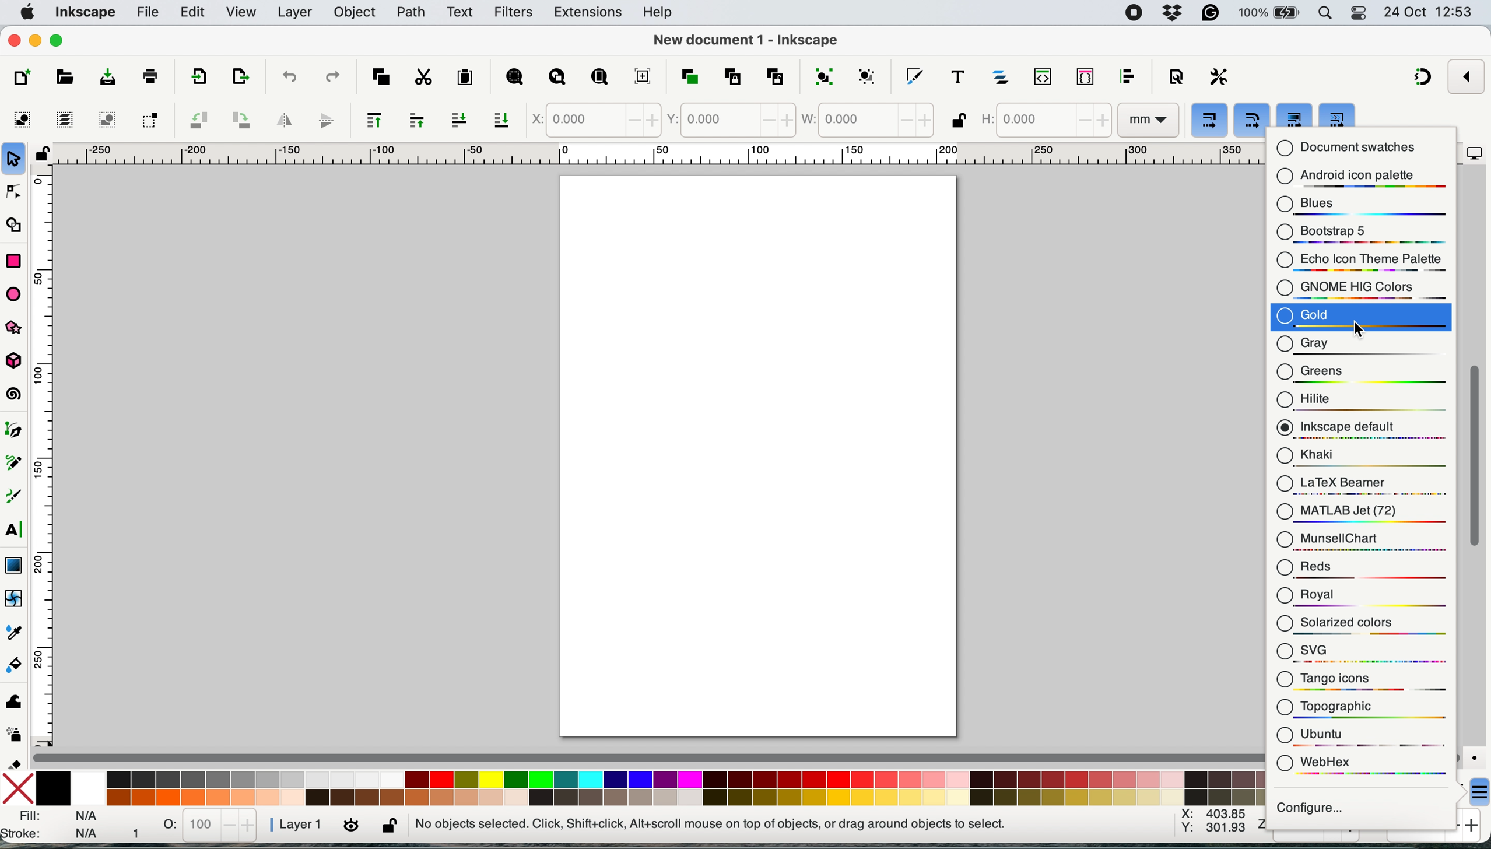 This screenshot has height=849, width=1491. I want to click on latex beamer, so click(1364, 483).